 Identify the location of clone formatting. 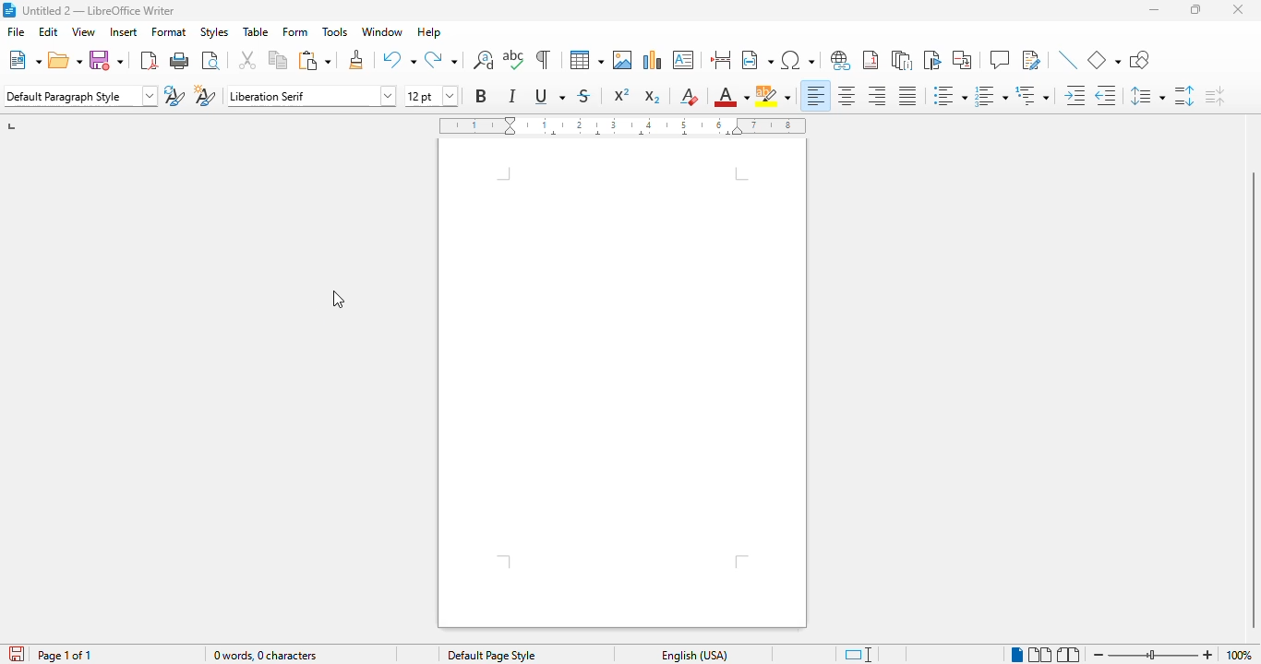
(356, 60).